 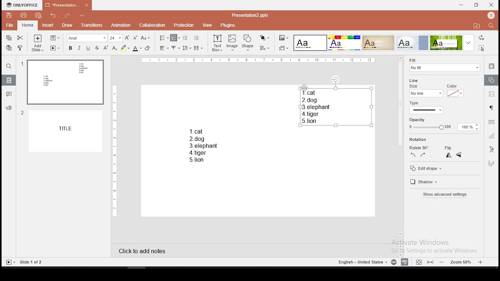 What do you see at coordinates (187, 48) in the screenshot?
I see `spacing` at bounding box center [187, 48].